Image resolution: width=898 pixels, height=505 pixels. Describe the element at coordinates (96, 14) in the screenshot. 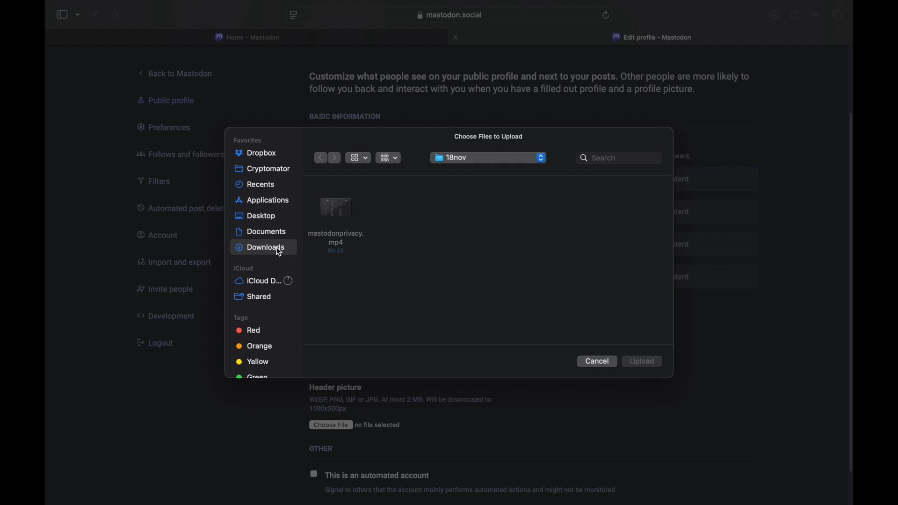

I see `back` at that location.